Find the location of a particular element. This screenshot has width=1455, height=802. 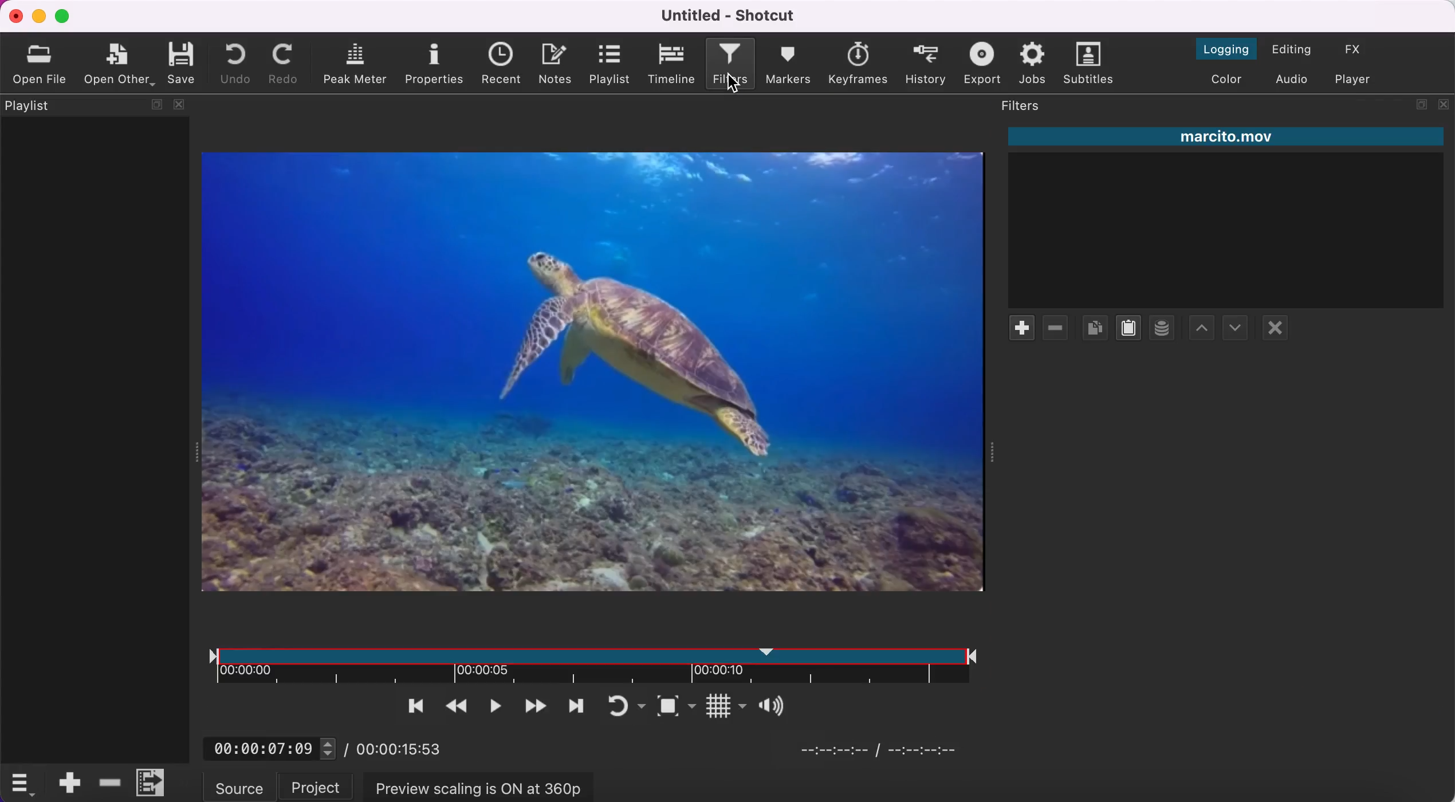

skip to next point is located at coordinates (574, 706).